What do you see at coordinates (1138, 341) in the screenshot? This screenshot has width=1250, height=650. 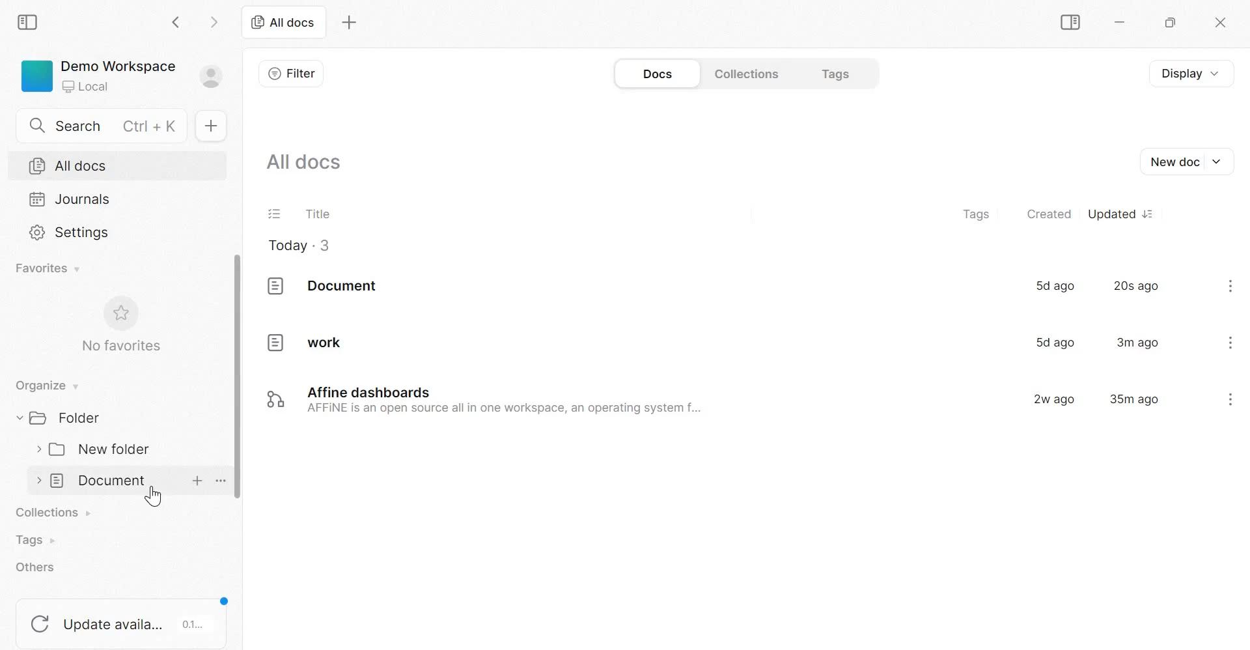 I see `3m ago` at bounding box center [1138, 341].